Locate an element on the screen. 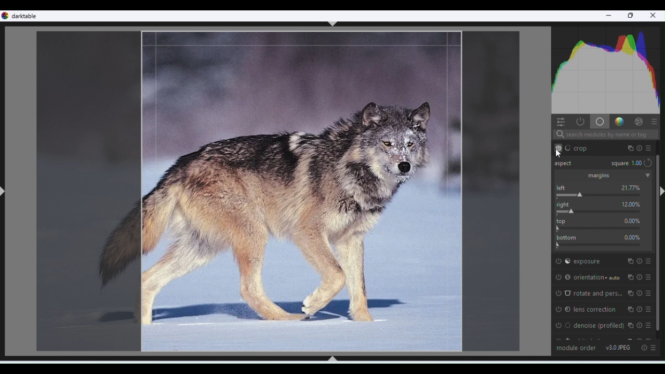  Gradient is located at coordinates (618, 121).